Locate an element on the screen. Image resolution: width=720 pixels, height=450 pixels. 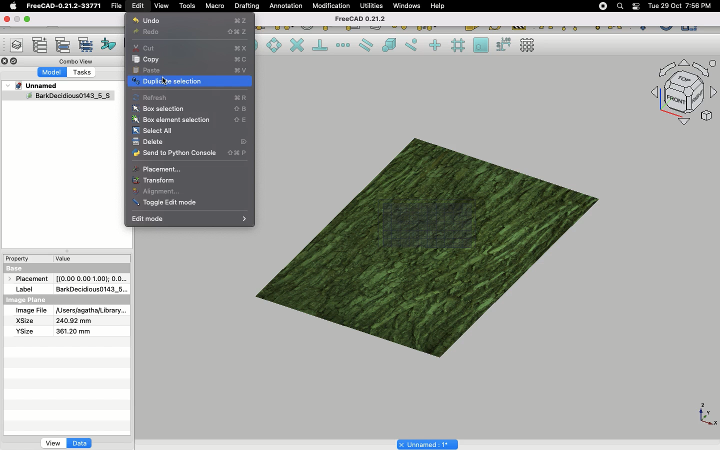
Snap ortho is located at coordinates (436, 46).